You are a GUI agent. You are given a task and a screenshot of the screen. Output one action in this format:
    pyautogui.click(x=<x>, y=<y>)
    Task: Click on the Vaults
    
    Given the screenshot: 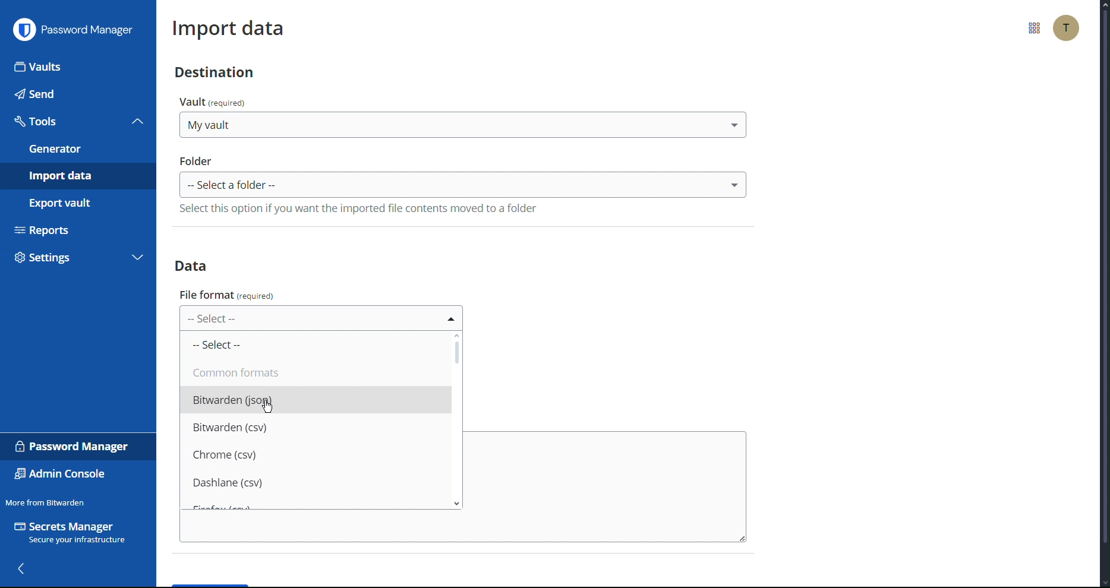 What is the action you would take?
    pyautogui.click(x=78, y=66)
    